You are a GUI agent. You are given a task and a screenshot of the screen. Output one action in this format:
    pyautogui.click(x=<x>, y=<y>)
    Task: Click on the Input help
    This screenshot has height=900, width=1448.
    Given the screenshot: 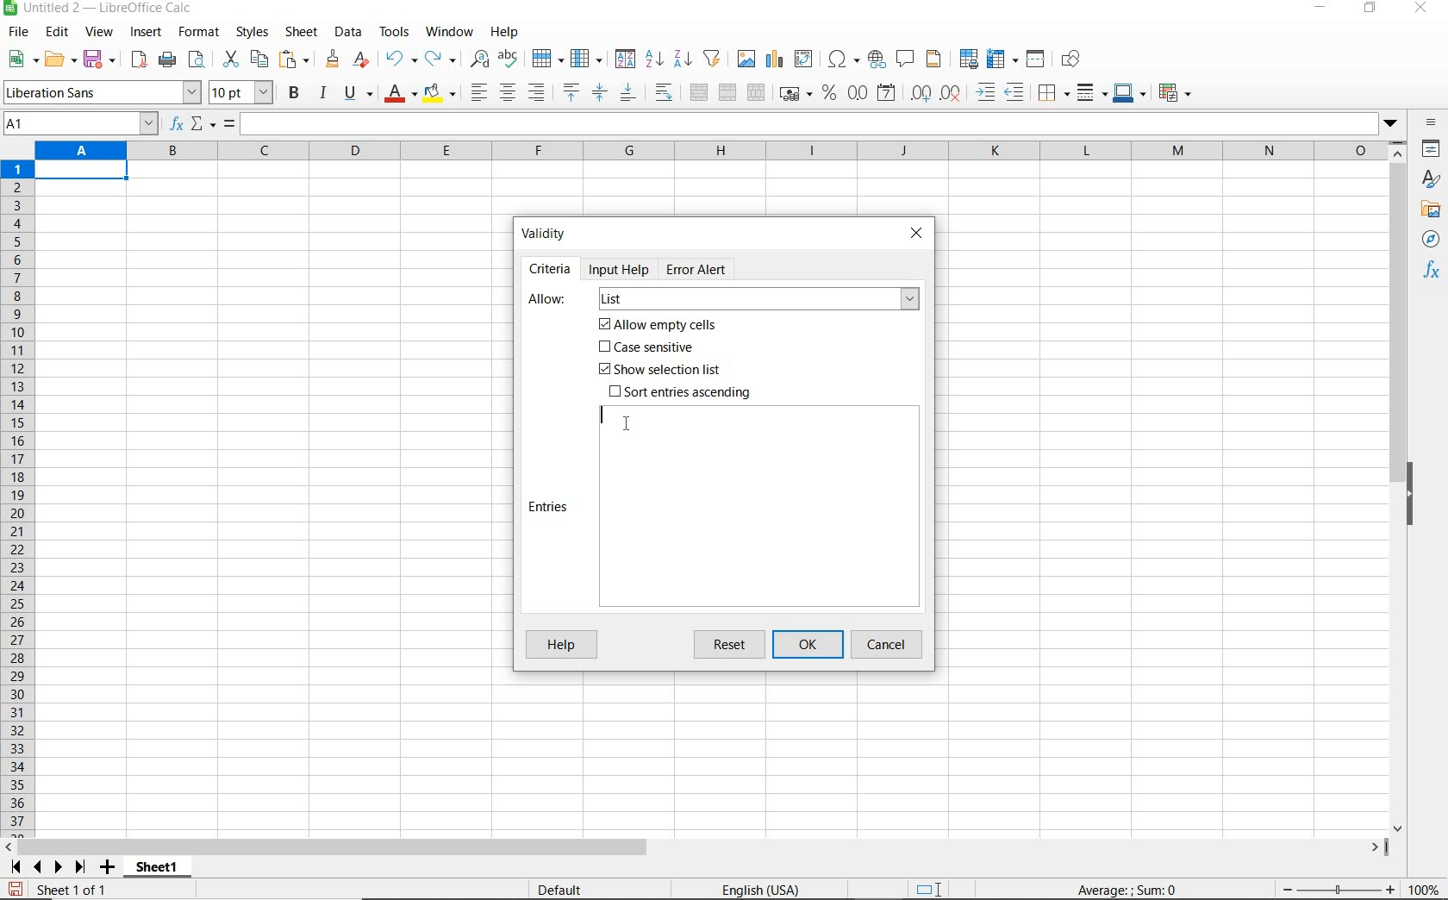 What is the action you would take?
    pyautogui.click(x=621, y=269)
    